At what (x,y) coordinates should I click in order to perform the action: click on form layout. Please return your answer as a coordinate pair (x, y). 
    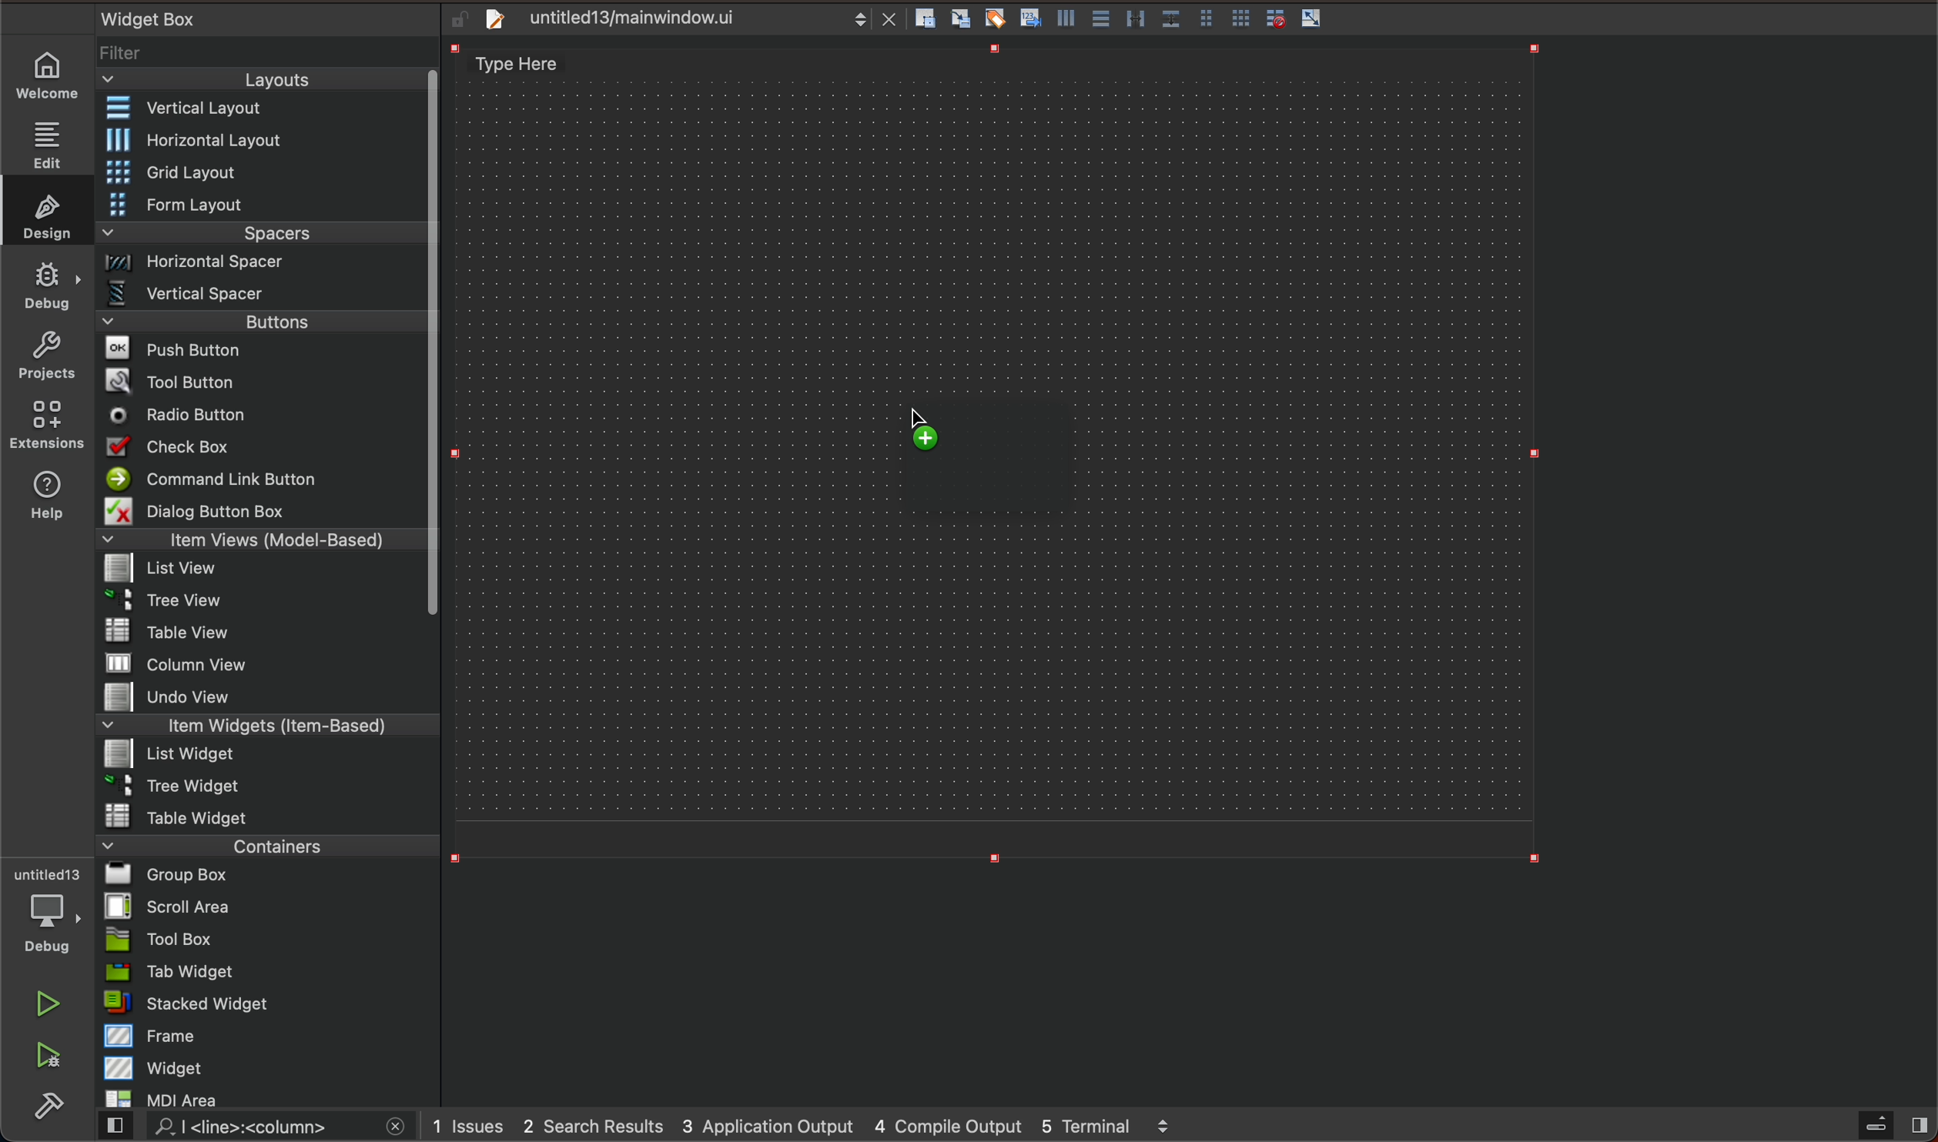
    Looking at the image, I should click on (263, 203).